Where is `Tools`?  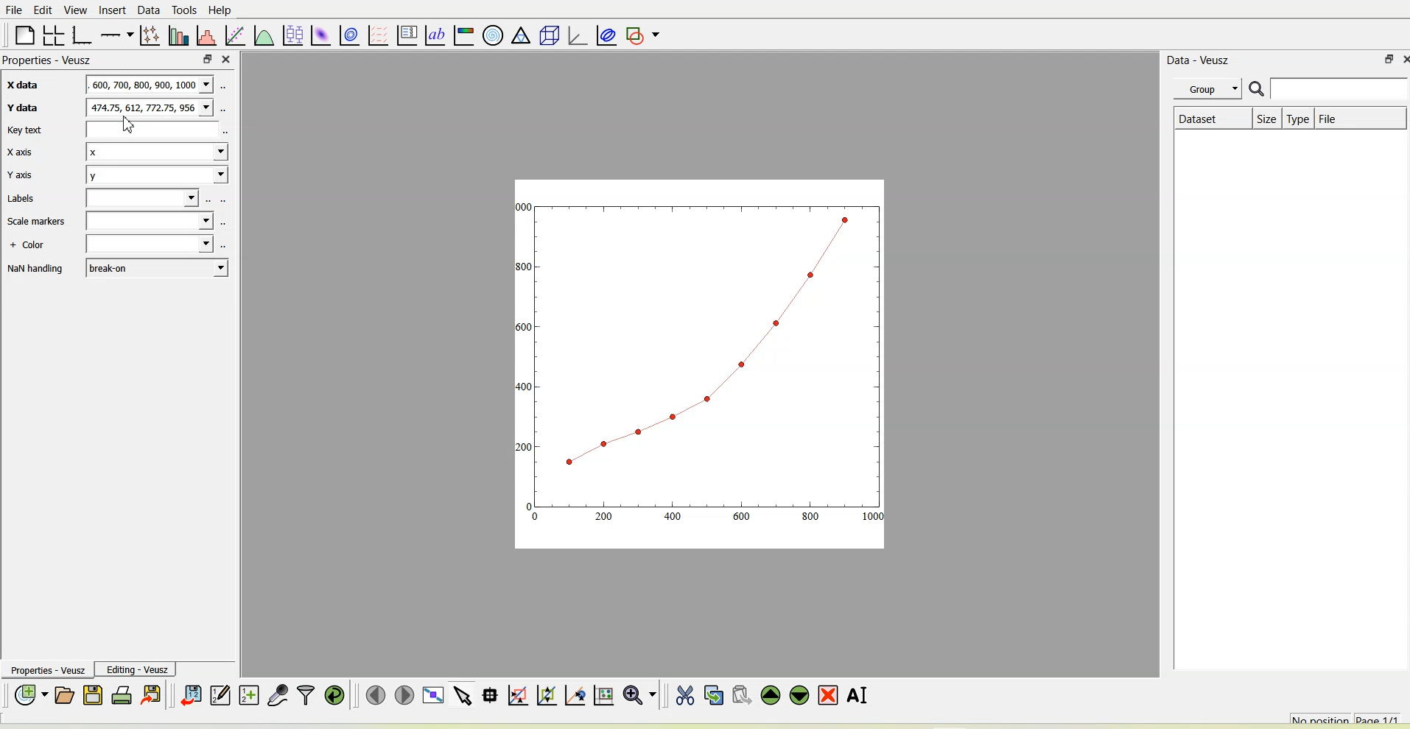
Tools is located at coordinates (182, 10).